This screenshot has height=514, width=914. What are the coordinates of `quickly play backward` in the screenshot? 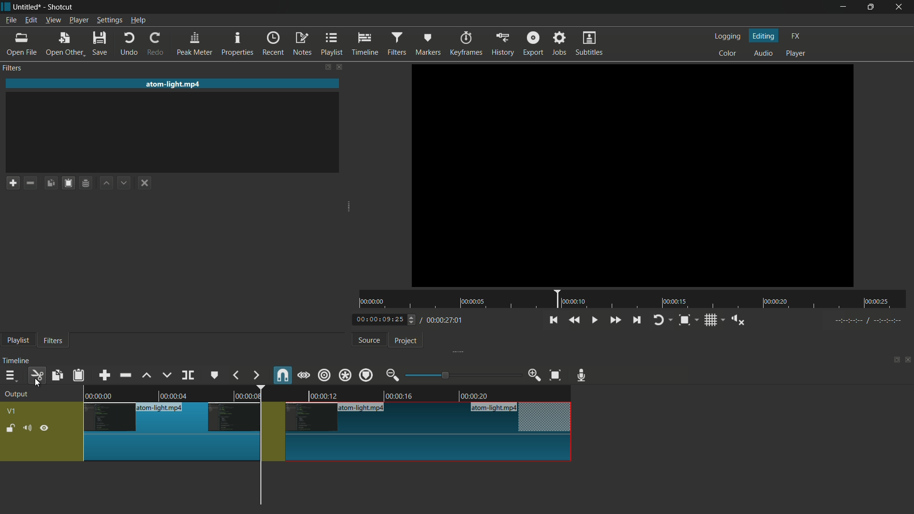 It's located at (575, 320).